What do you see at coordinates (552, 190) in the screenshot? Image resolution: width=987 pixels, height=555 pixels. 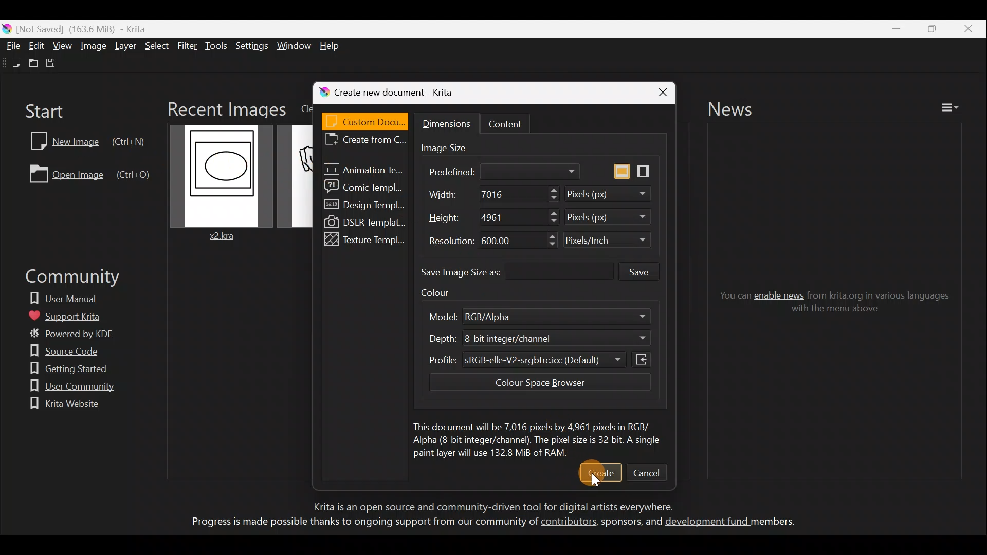 I see `Increase Width ` at bounding box center [552, 190].